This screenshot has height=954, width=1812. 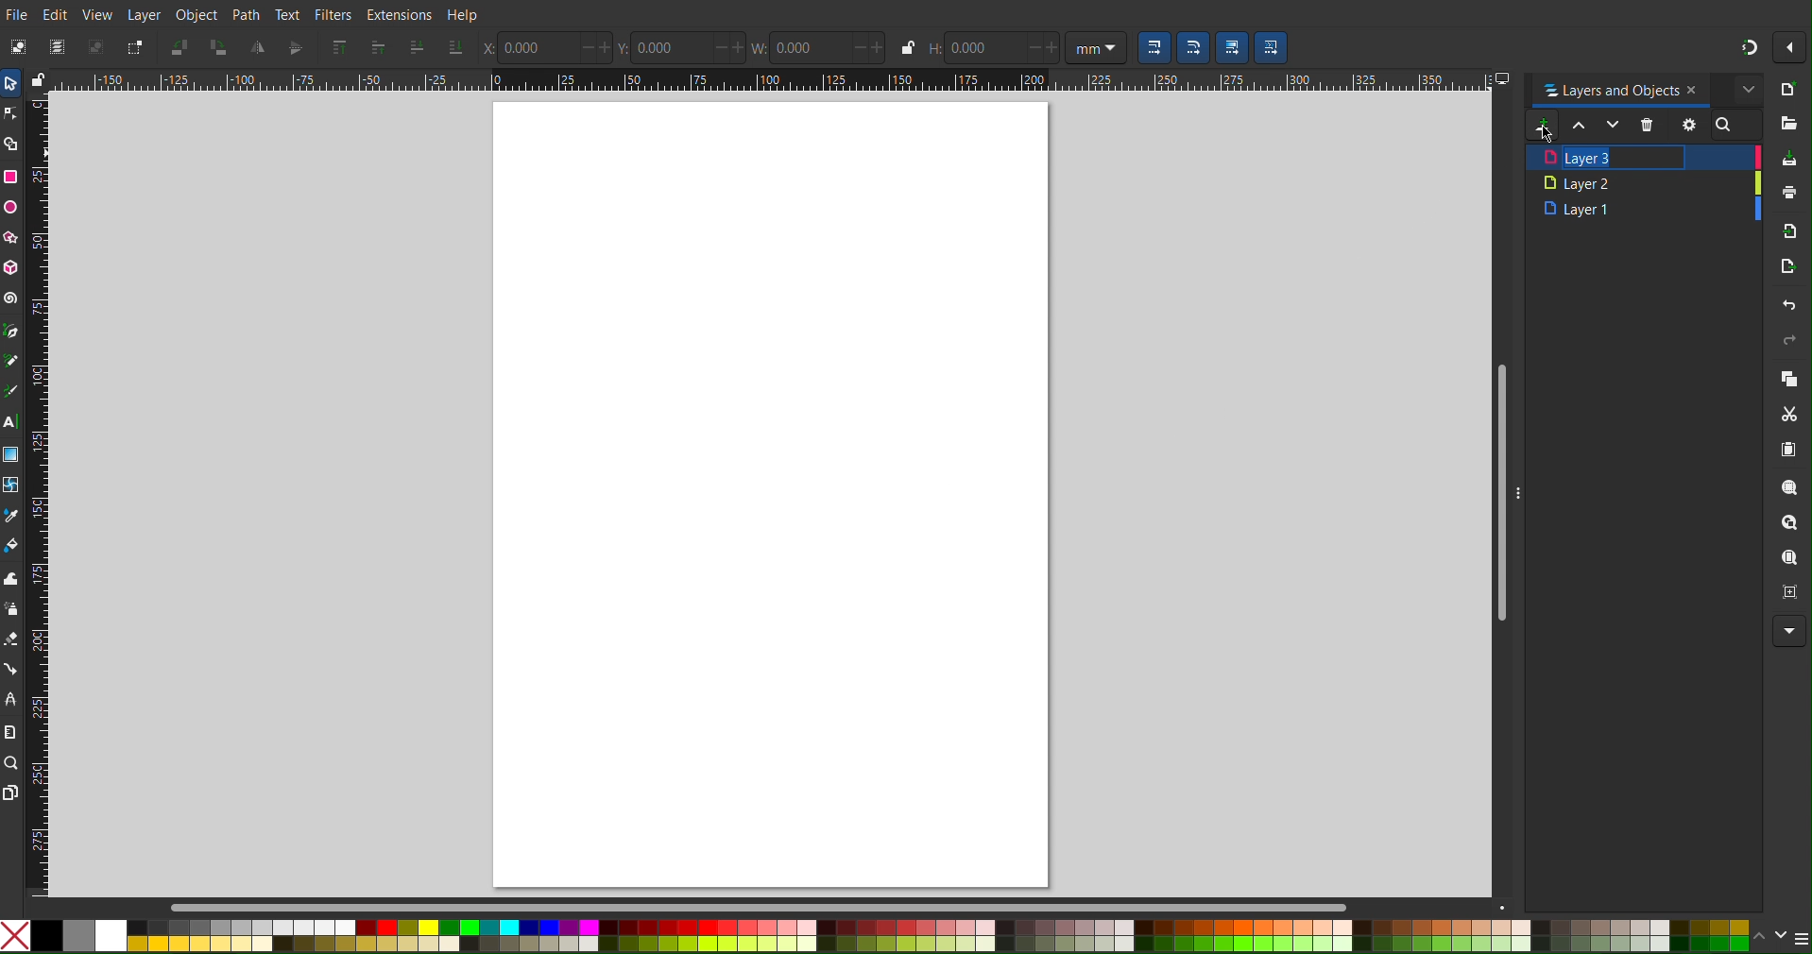 I want to click on Import Bitmap, so click(x=1786, y=232).